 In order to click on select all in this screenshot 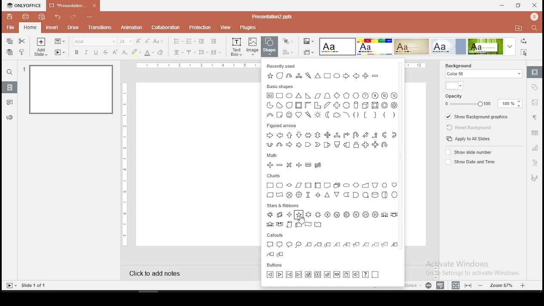, I will do `click(525, 52)`.